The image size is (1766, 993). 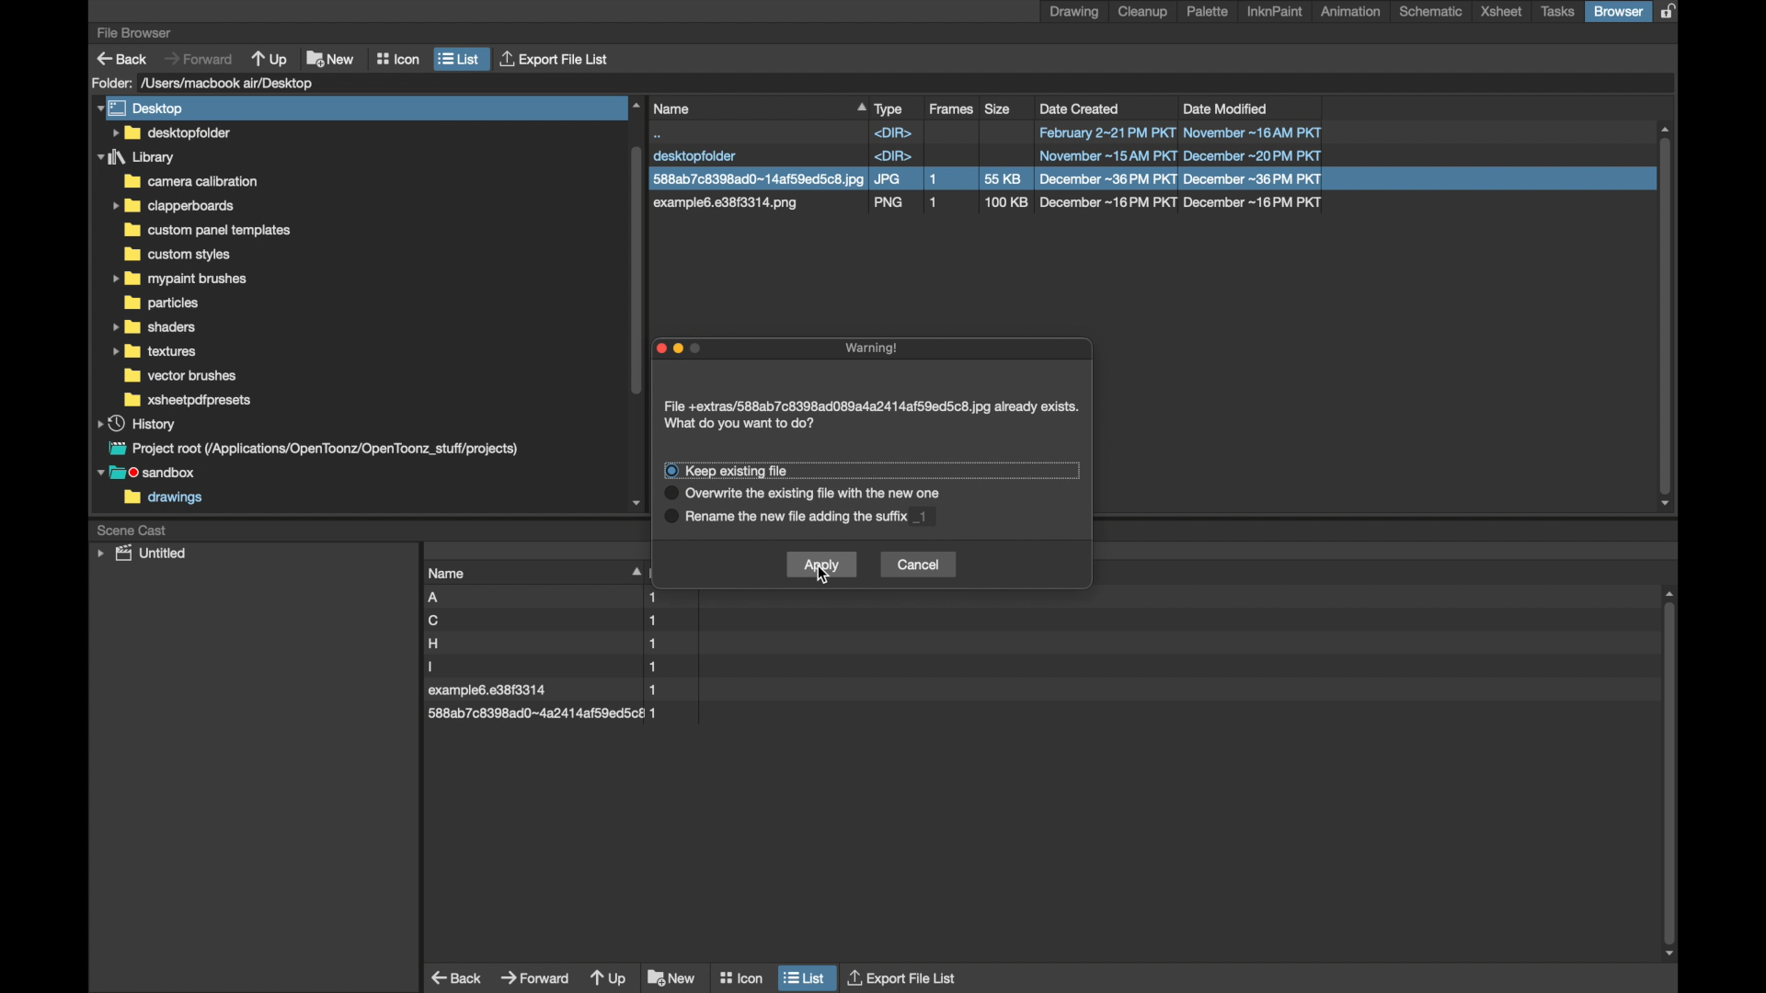 I want to click on palette, so click(x=1209, y=11).